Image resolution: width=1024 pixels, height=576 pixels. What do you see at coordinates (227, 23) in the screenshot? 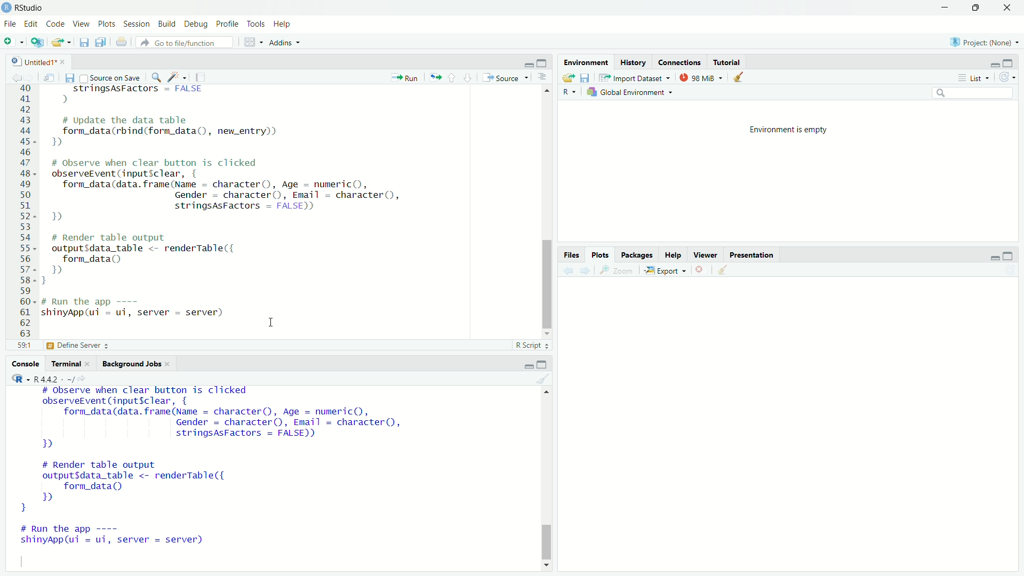
I see `Profile` at bounding box center [227, 23].